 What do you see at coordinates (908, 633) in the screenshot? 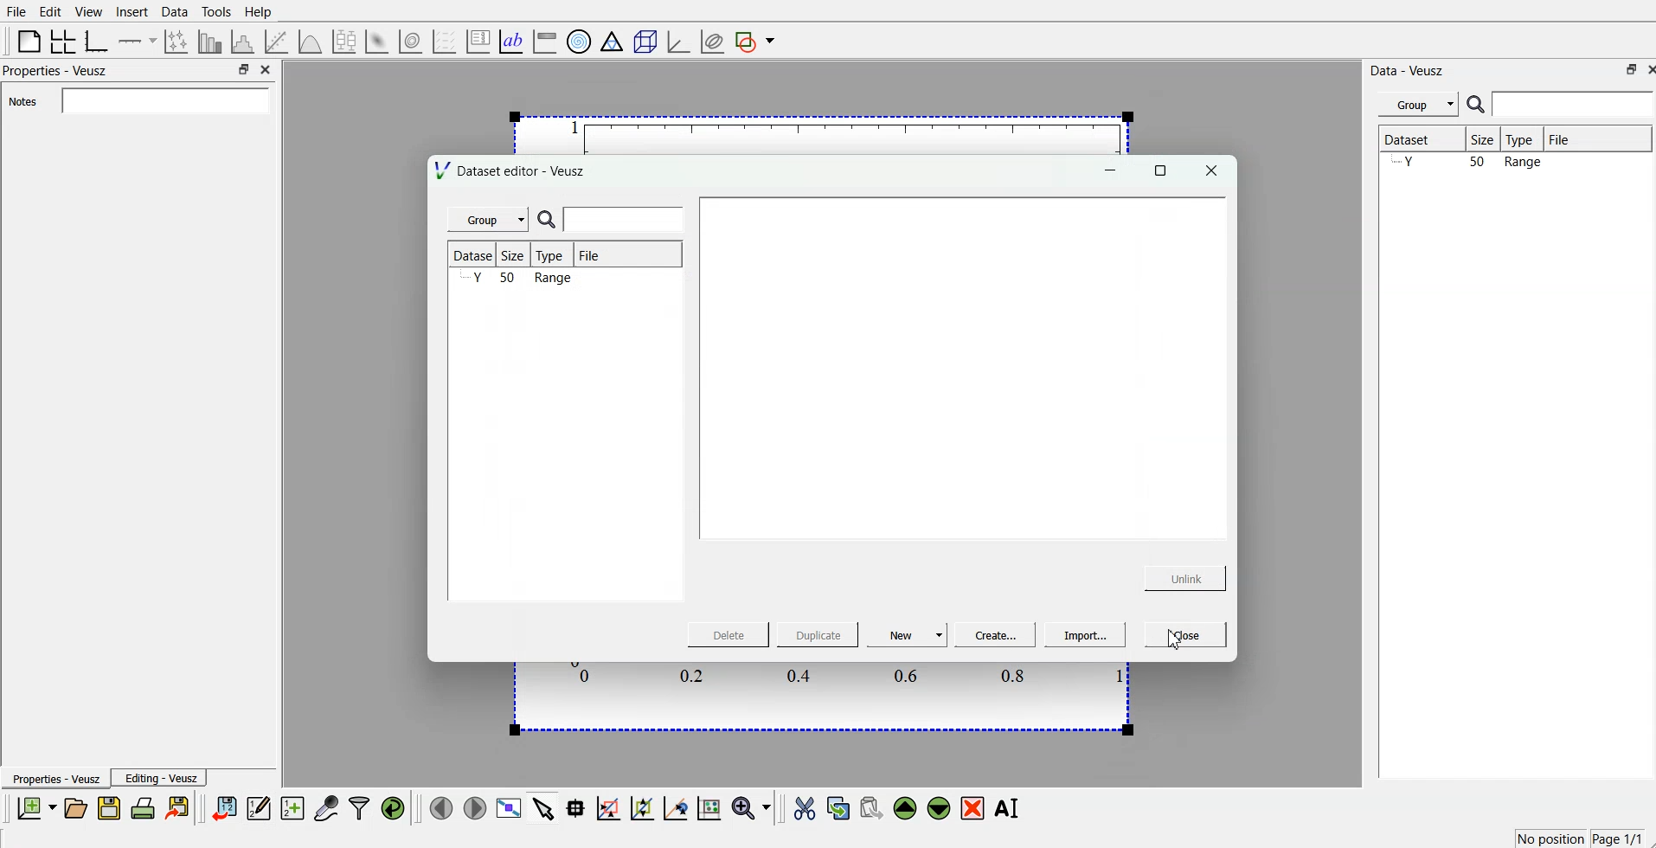
I see `New` at bounding box center [908, 633].